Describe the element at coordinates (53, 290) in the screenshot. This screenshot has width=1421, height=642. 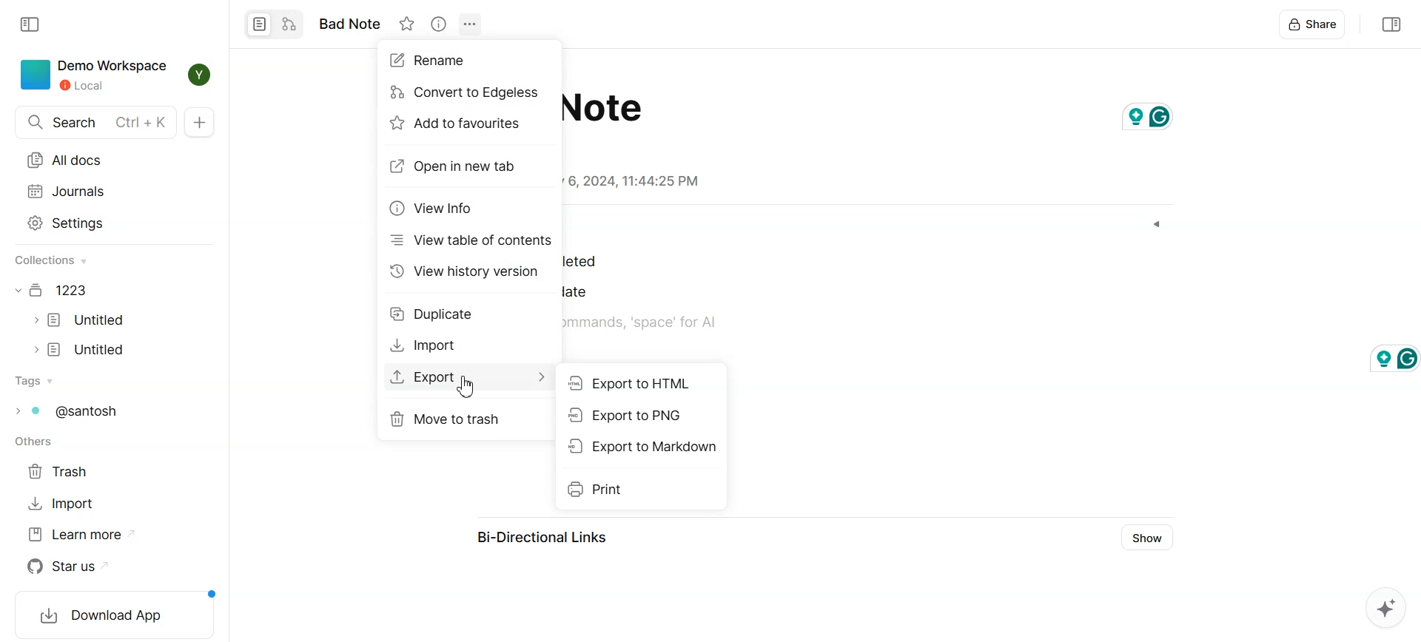
I see `Document` at that location.